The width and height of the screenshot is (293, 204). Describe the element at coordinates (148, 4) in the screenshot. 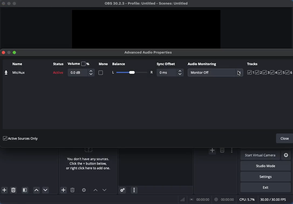

I see `Project name` at that location.